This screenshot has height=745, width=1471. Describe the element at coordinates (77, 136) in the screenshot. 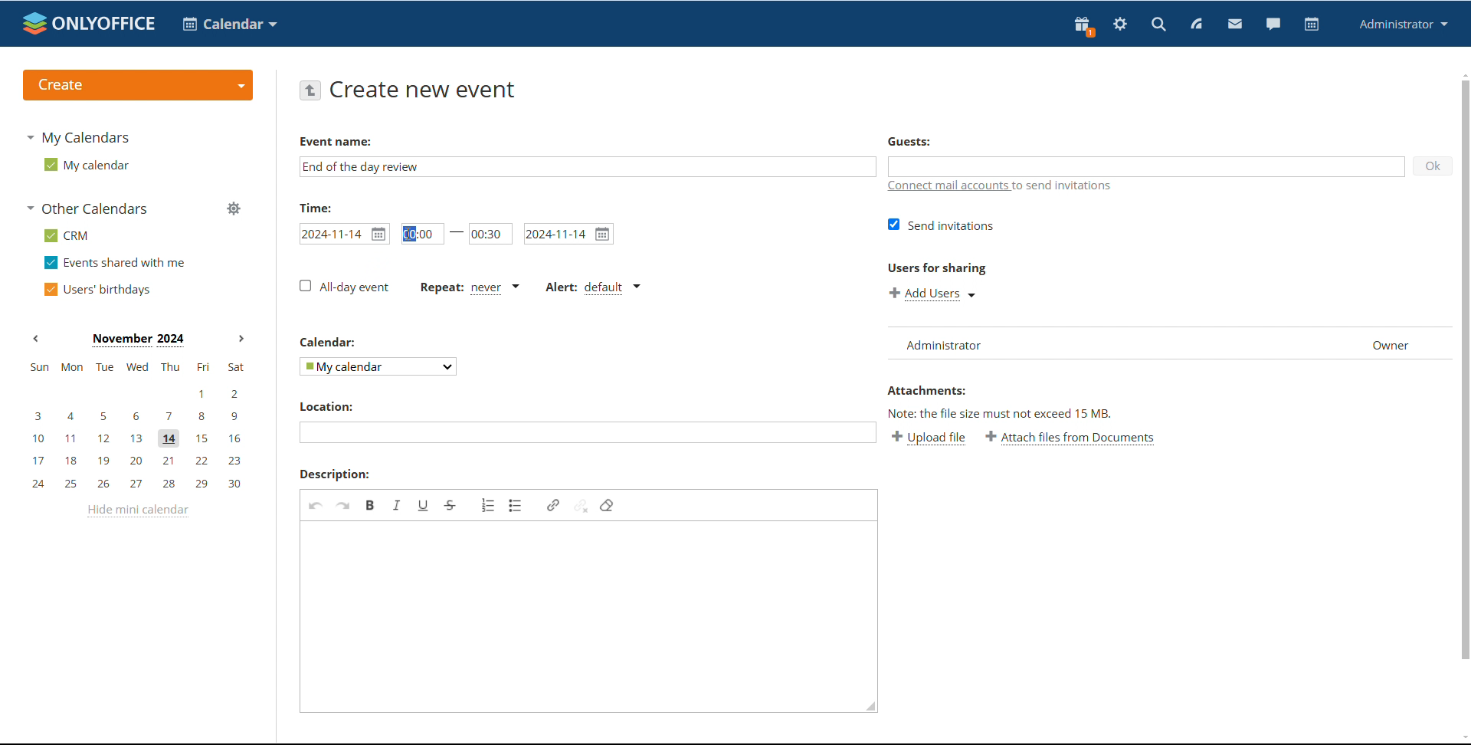

I see `my calendars` at that location.